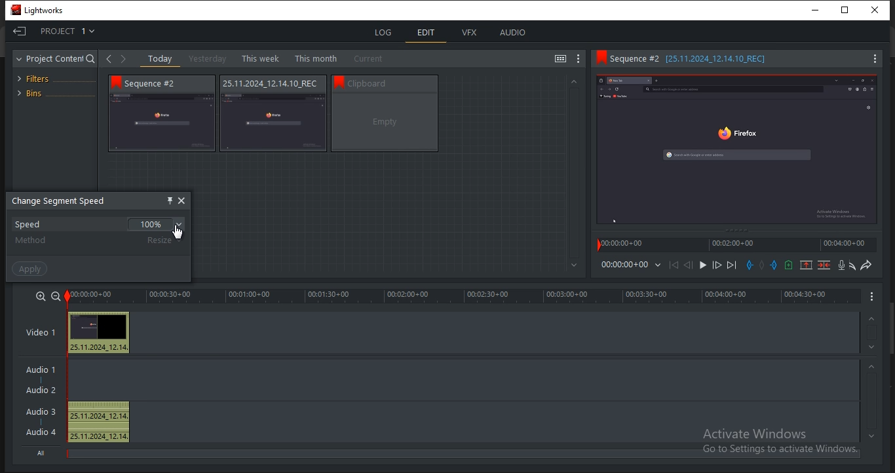 This screenshot has height=473, width=895. I want to click on Bookmark, so click(600, 59).